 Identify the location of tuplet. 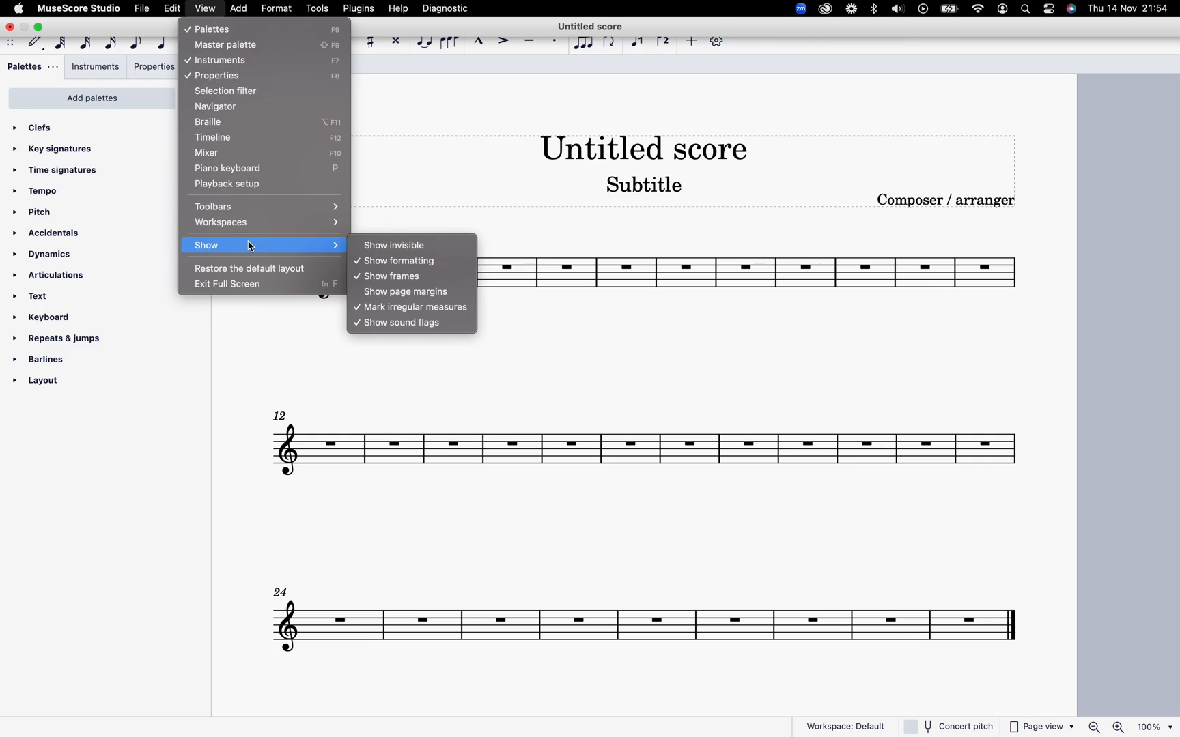
(580, 46).